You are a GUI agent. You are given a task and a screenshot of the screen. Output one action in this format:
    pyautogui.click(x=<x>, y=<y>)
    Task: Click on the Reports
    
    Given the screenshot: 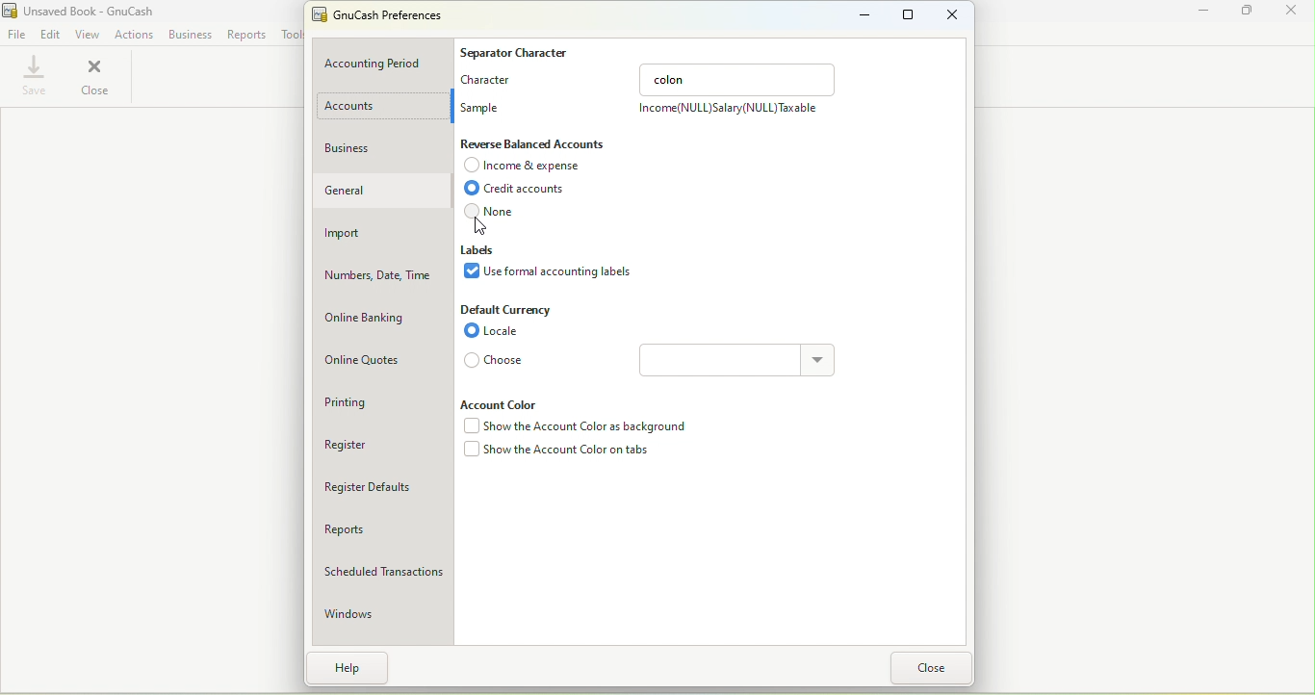 What is the action you would take?
    pyautogui.click(x=245, y=34)
    